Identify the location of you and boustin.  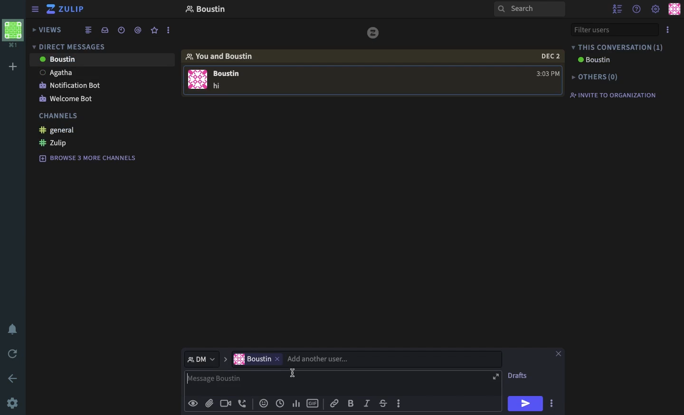
(225, 56).